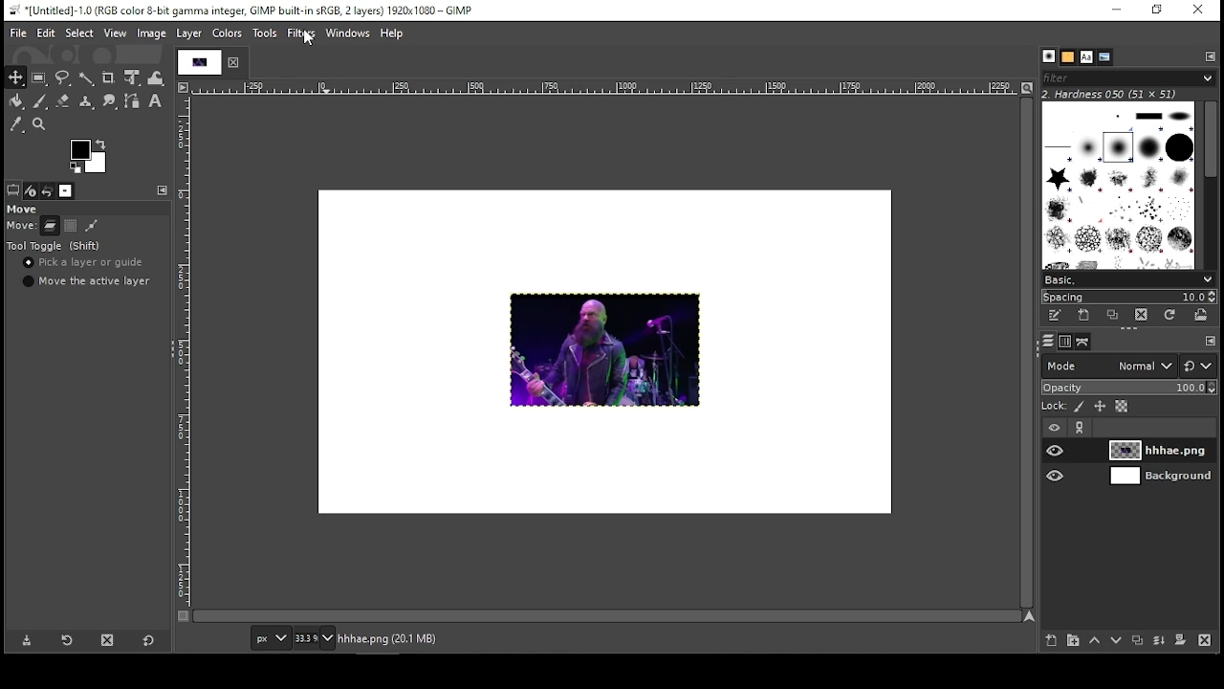 This screenshot has height=689, width=1224. What do you see at coordinates (227, 33) in the screenshot?
I see `colors` at bounding box center [227, 33].